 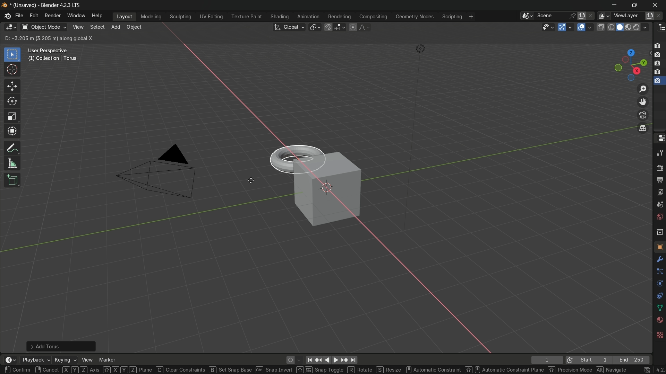 I want to click on solid, so click(x=621, y=27).